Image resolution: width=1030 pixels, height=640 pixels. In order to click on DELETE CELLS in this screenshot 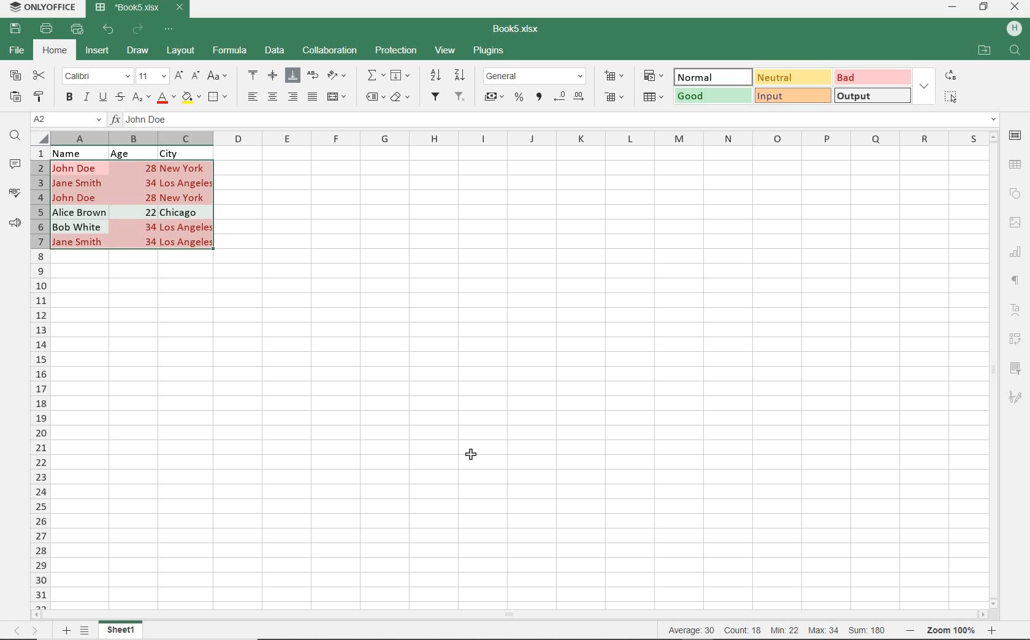, I will do `click(616, 98)`.